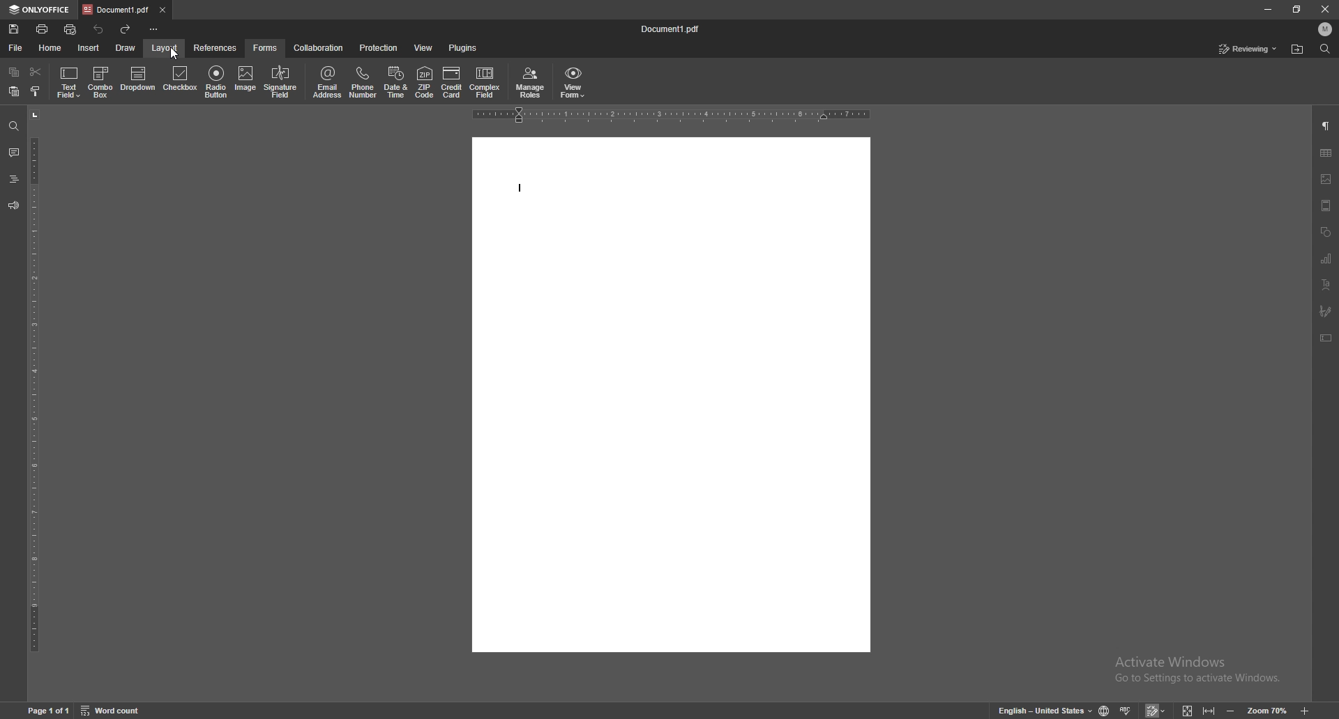  Describe the element at coordinates (1045, 711) in the screenshot. I see `change text language` at that location.